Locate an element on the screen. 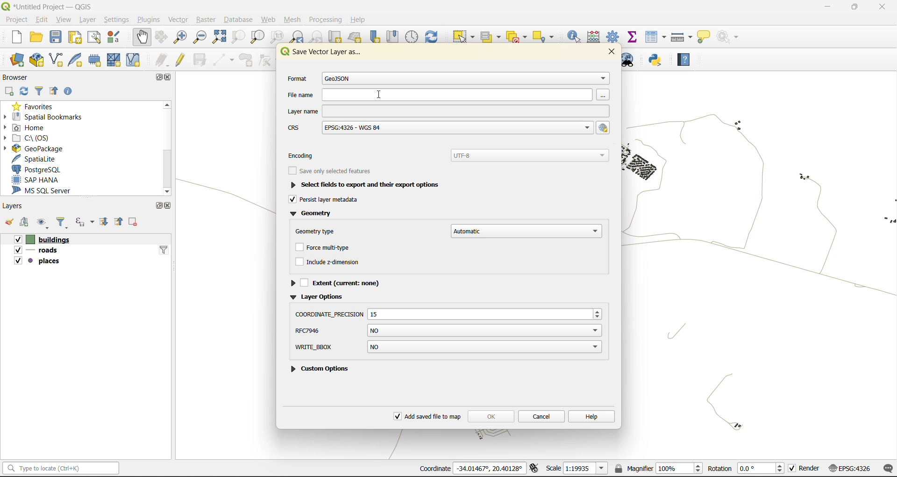 The height and width of the screenshot is (477, 897). layer name is located at coordinates (448, 111).